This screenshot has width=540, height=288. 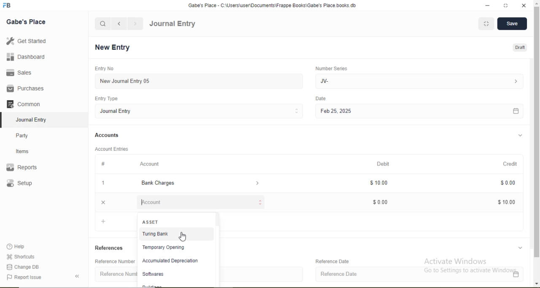 I want to click on Journal Entry, so click(x=173, y=24).